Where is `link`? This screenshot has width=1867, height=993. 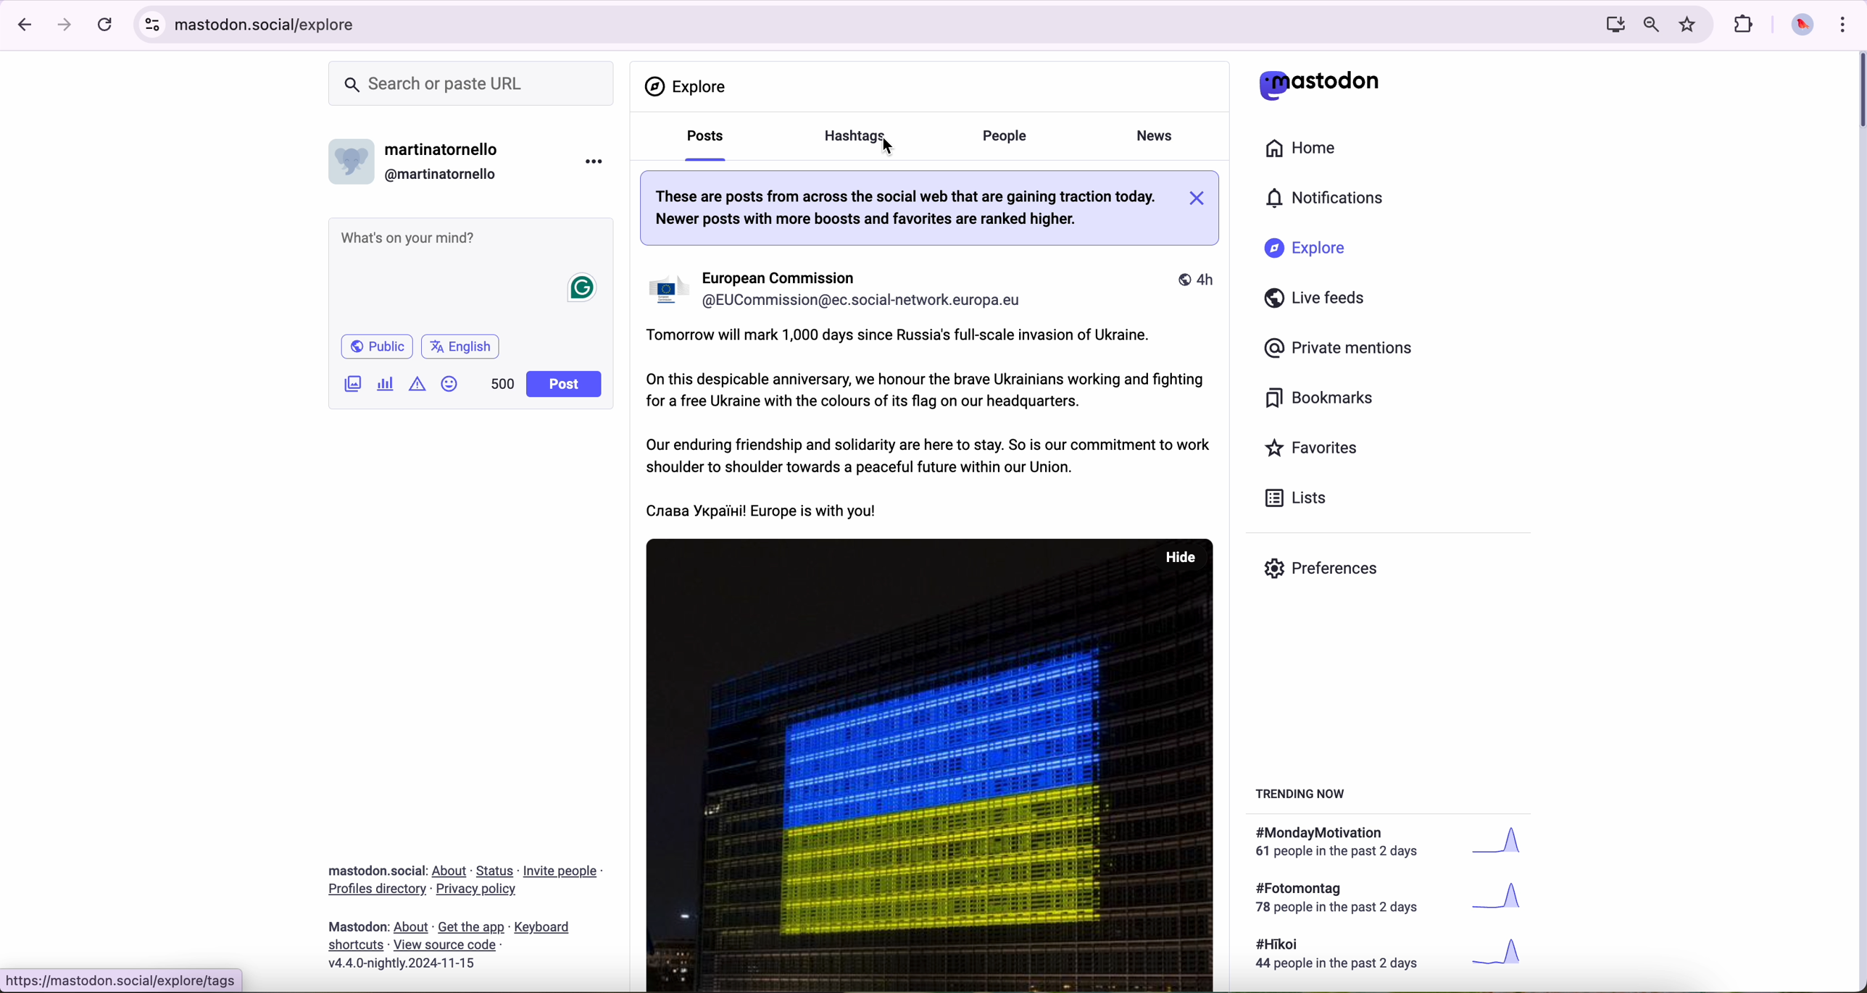
link is located at coordinates (451, 871).